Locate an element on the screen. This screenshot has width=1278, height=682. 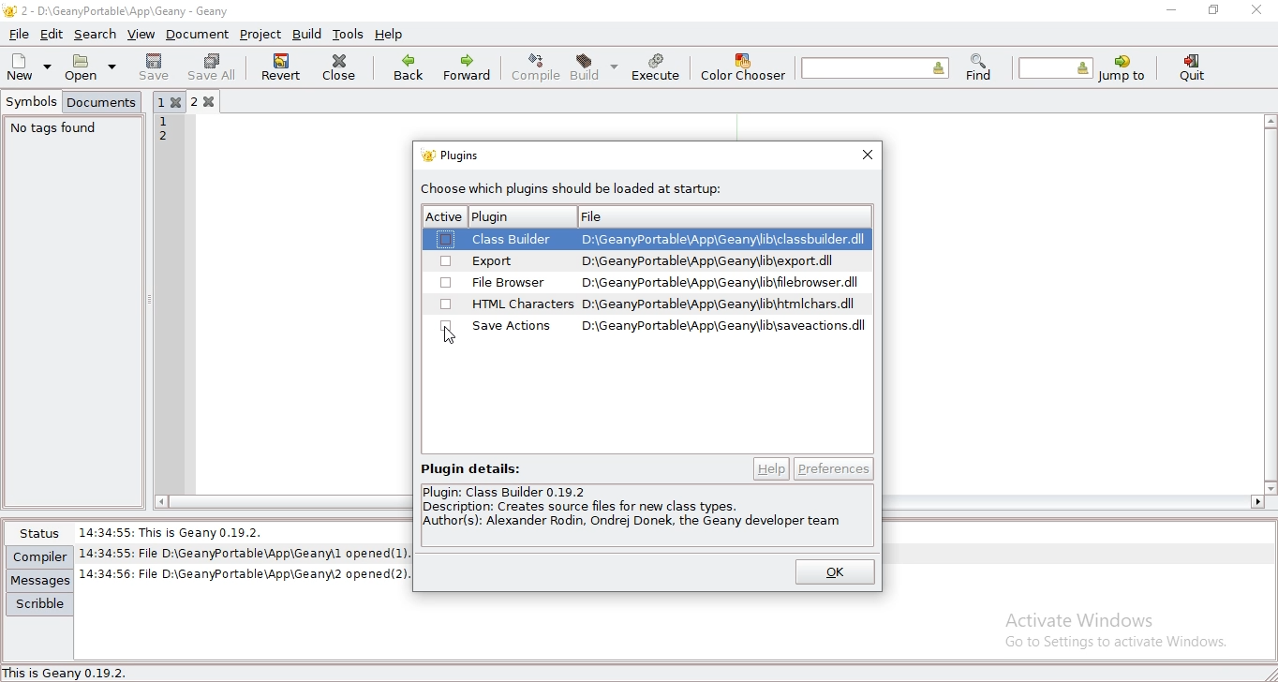
jump to the entered line number is located at coordinates (1056, 68).